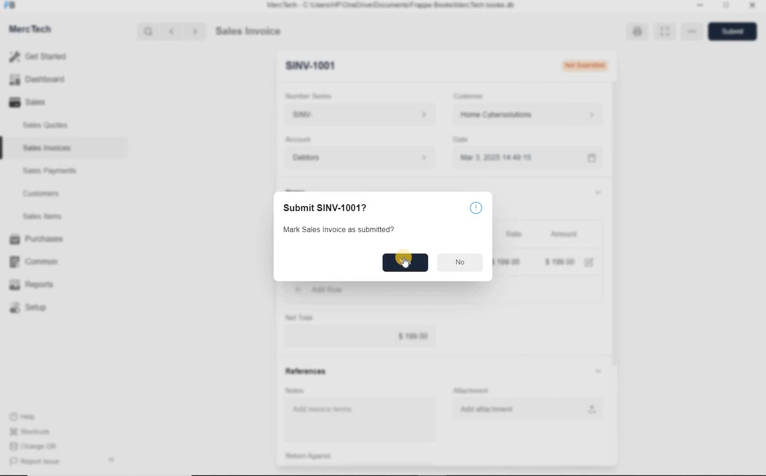  Describe the element at coordinates (360, 336) in the screenshot. I see `$0.00` at that location.